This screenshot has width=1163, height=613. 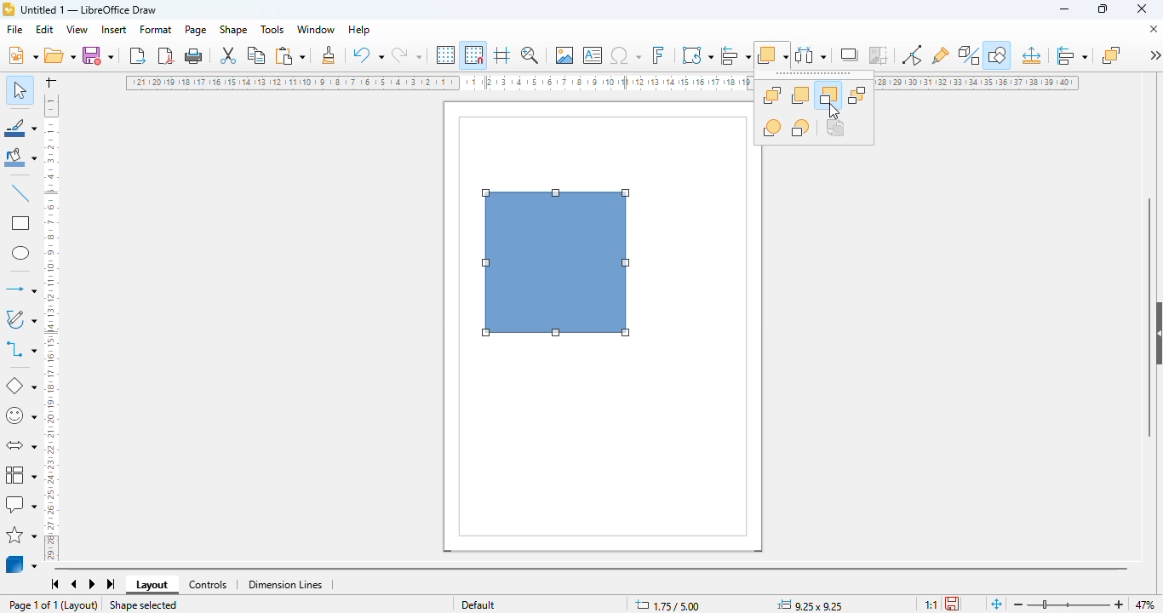 I want to click on zoom & pan, so click(x=530, y=54).